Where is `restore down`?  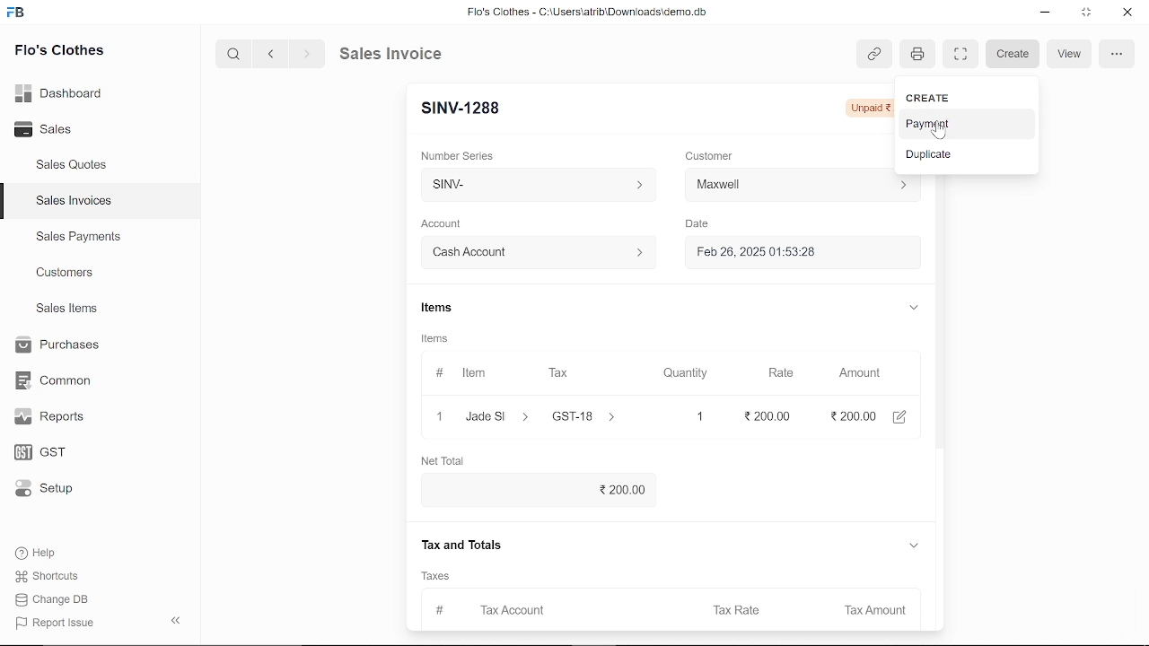 restore down is located at coordinates (1088, 13).